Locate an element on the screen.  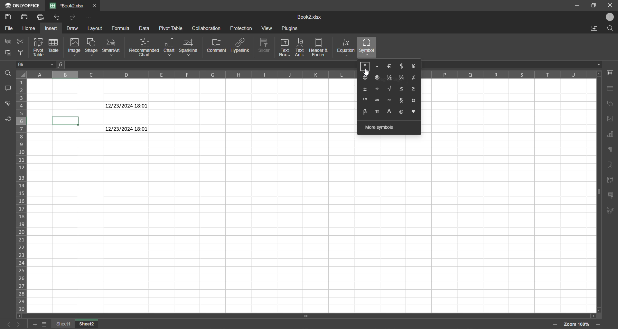
text box is located at coordinates (287, 48).